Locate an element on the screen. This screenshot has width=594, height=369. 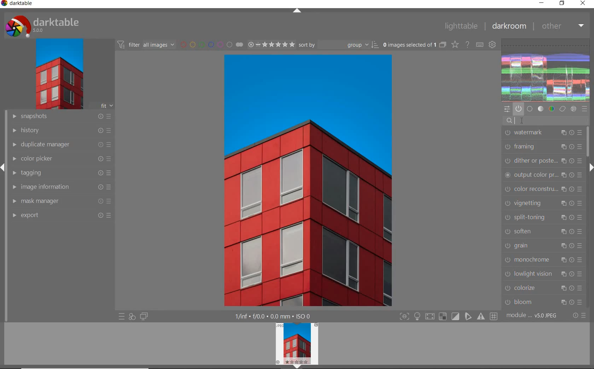
export is located at coordinates (61, 216).